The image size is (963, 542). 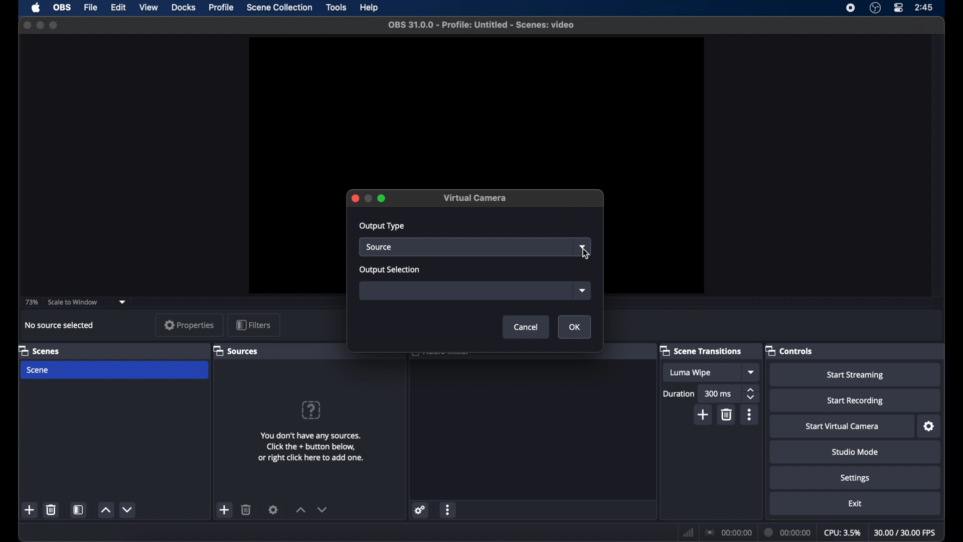 I want to click on connection, so click(x=728, y=532).